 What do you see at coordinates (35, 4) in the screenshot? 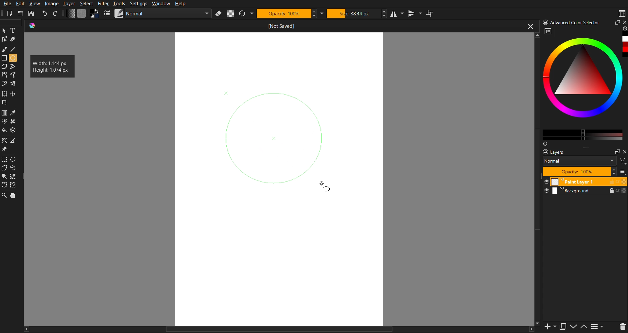
I see `View` at bounding box center [35, 4].